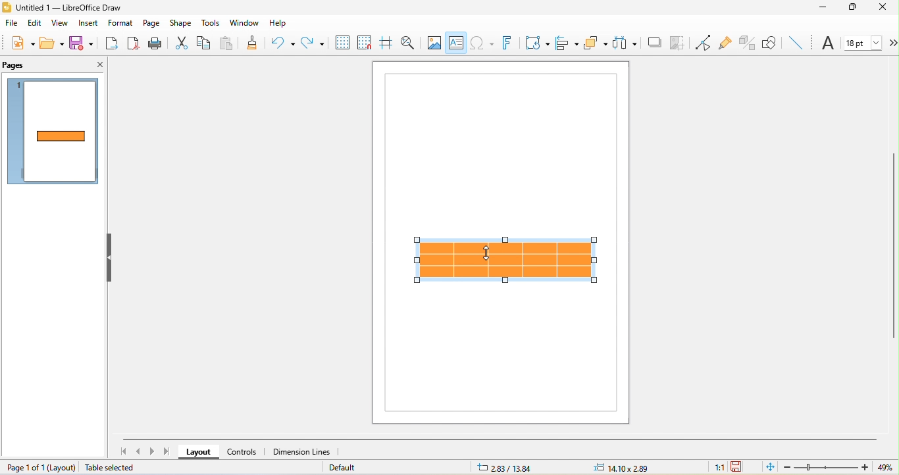 The width and height of the screenshot is (899, 475). I want to click on 1:1, so click(713, 467).